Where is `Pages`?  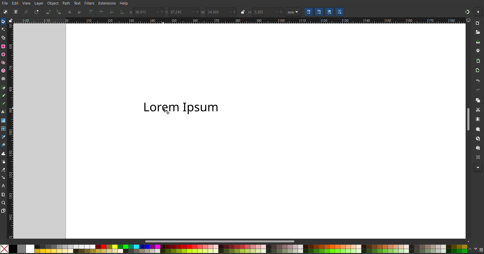 Pages is located at coordinates (3, 211).